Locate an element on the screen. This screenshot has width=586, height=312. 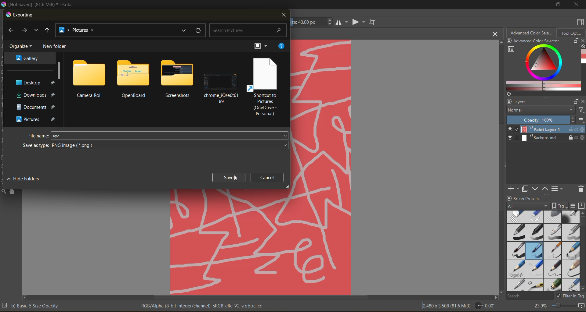
opacity is located at coordinates (546, 120).